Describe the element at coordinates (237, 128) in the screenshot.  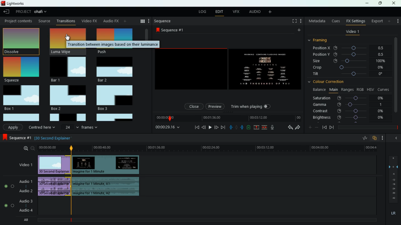
I see `hold` at that location.